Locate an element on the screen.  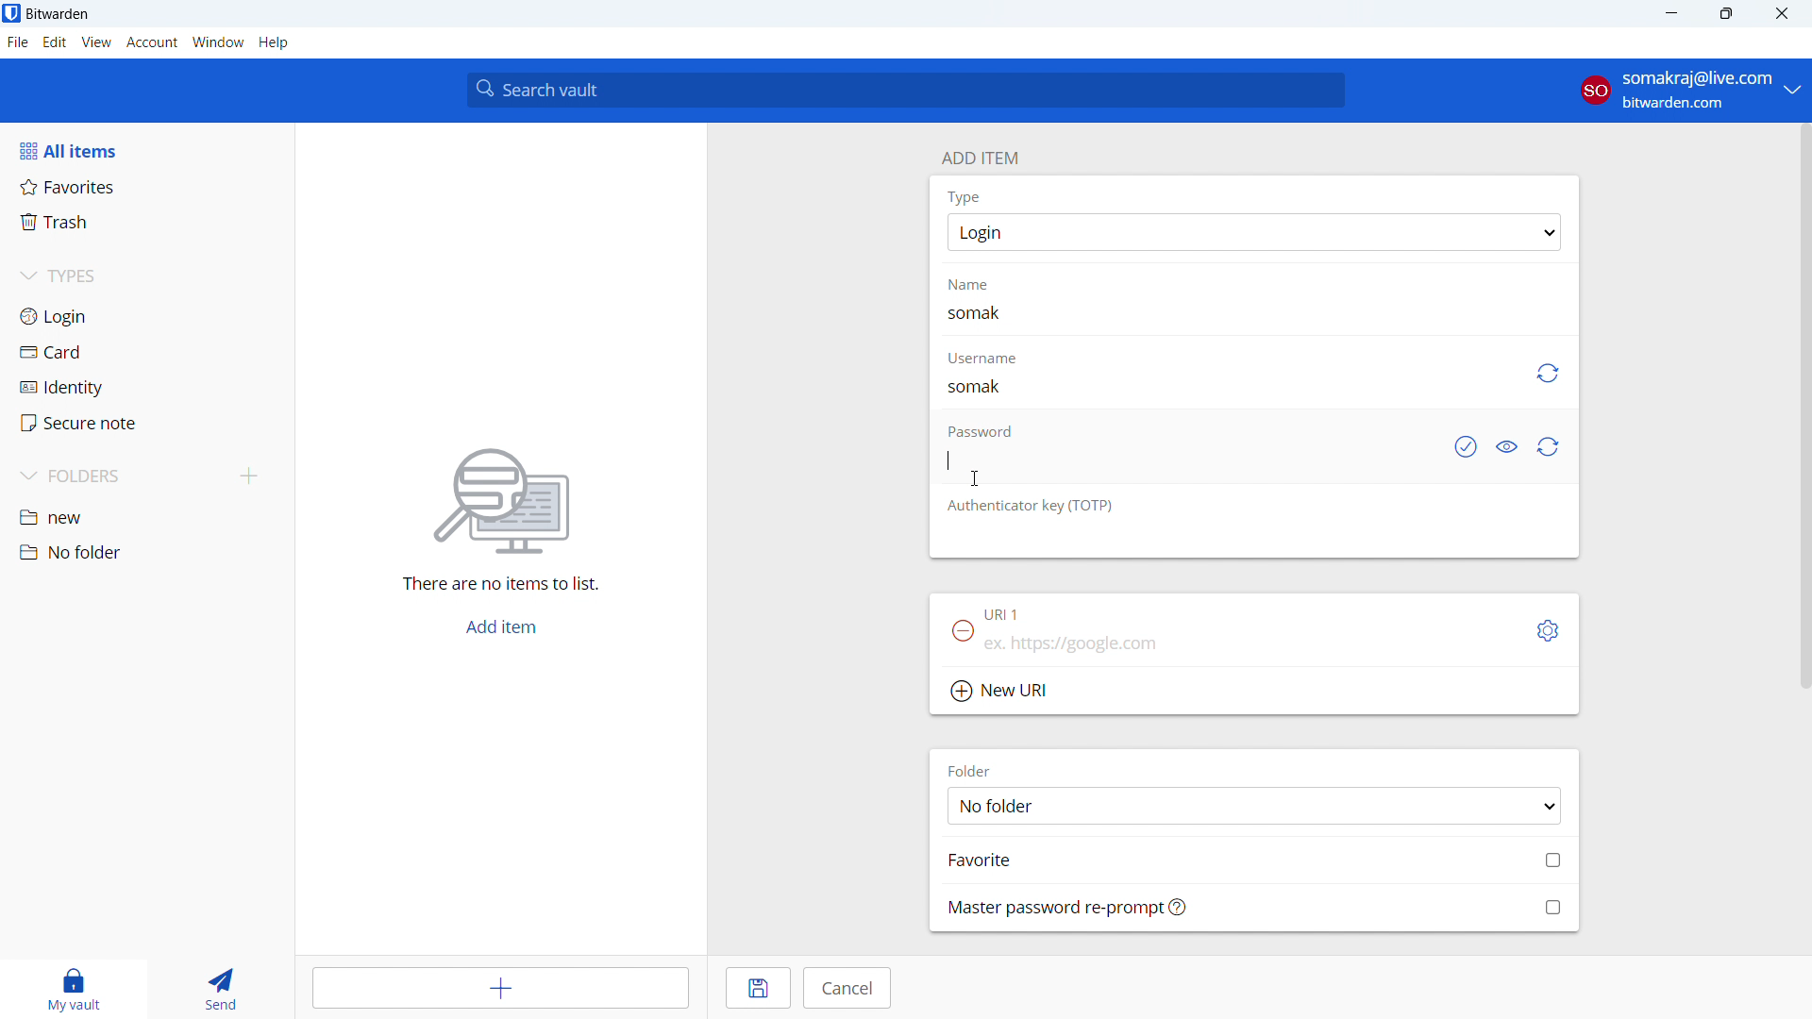
cursor is located at coordinates (976, 478).